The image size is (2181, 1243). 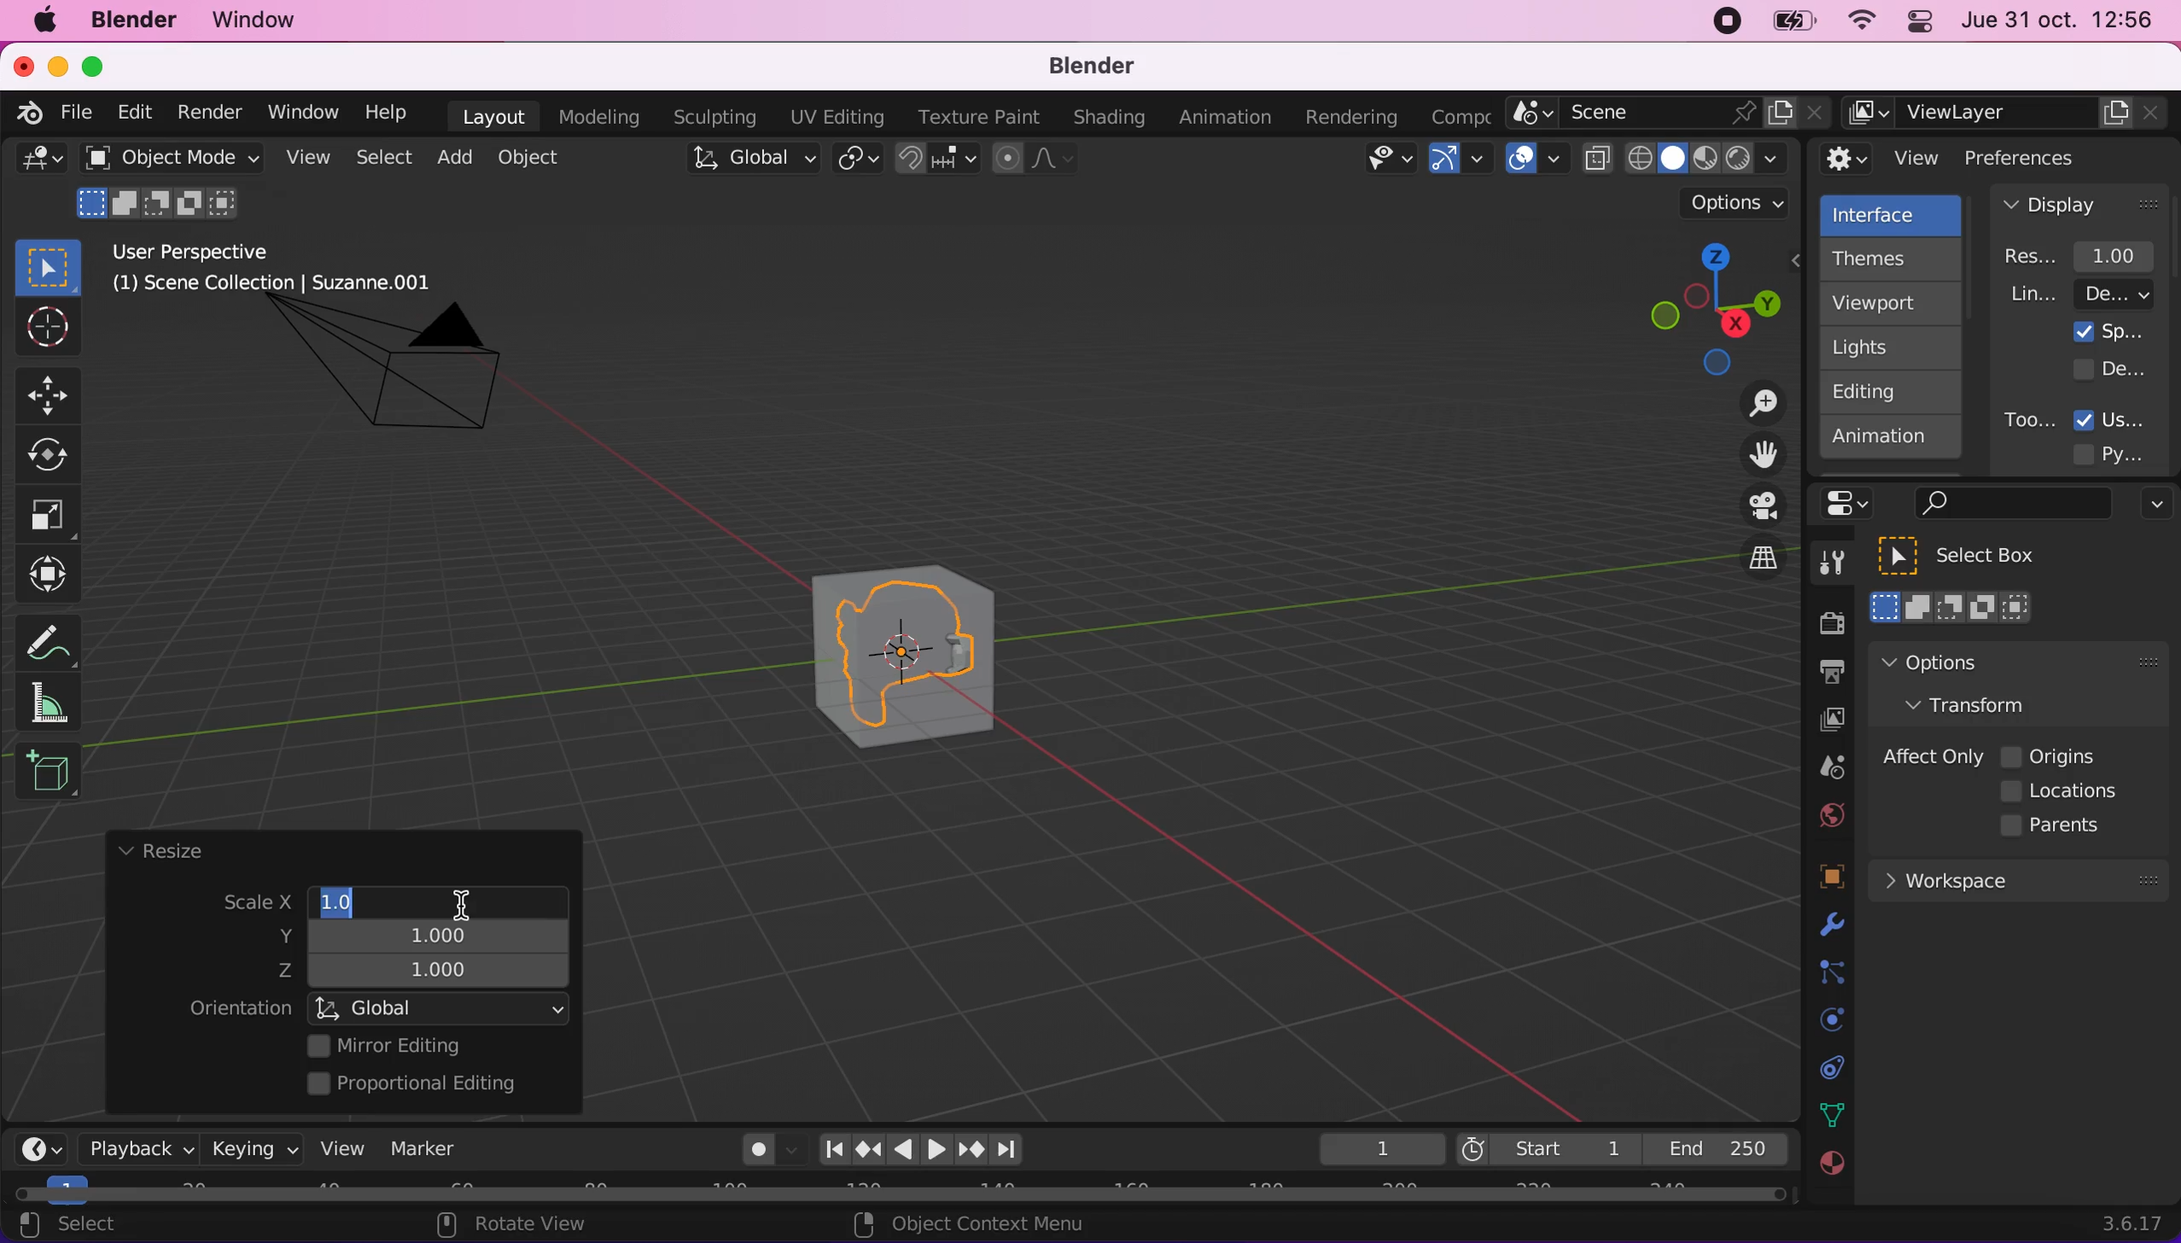 What do you see at coordinates (1669, 114) in the screenshot?
I see `scene` at bounding box center [1669, 114].